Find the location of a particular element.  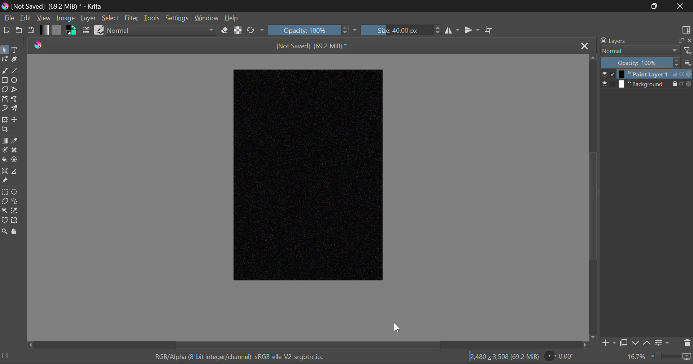

Transform Layer is located at coordinates (5, 119).